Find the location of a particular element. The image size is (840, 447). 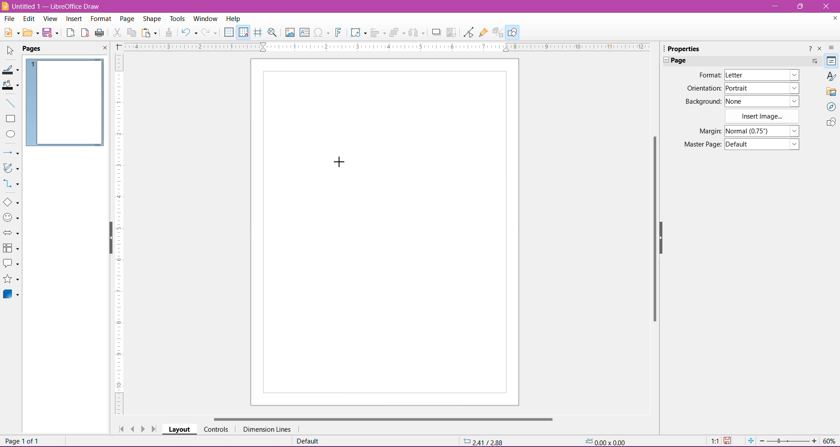

Insert Text Box is located at coordinates (304, 32).